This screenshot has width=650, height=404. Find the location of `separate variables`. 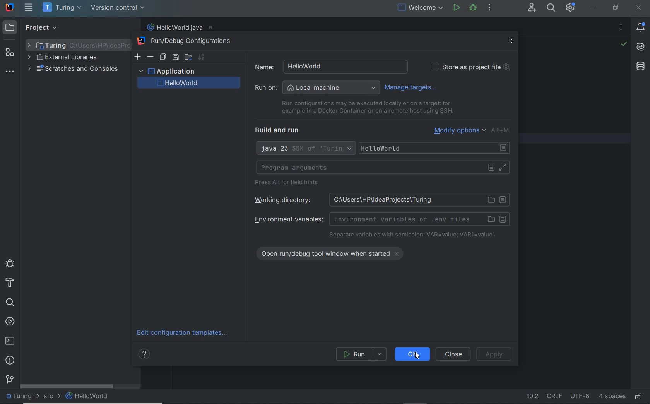

separate variables is located at coordinates (413, 235).